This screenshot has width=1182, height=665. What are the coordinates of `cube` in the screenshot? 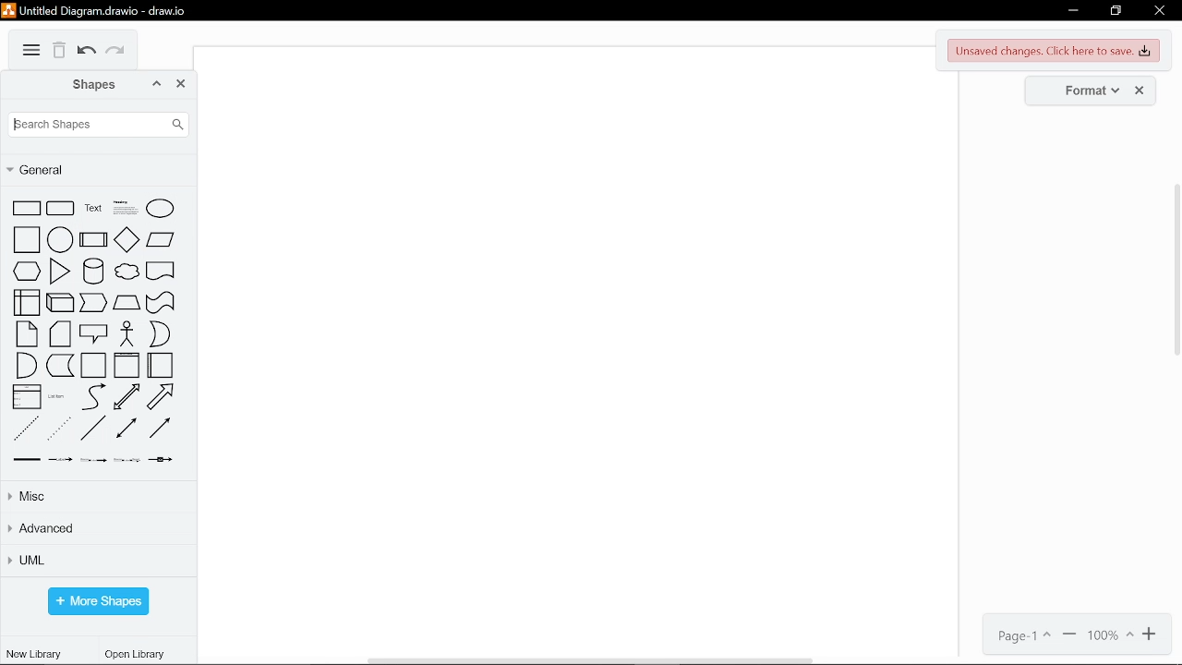 It's located at (60, 303).